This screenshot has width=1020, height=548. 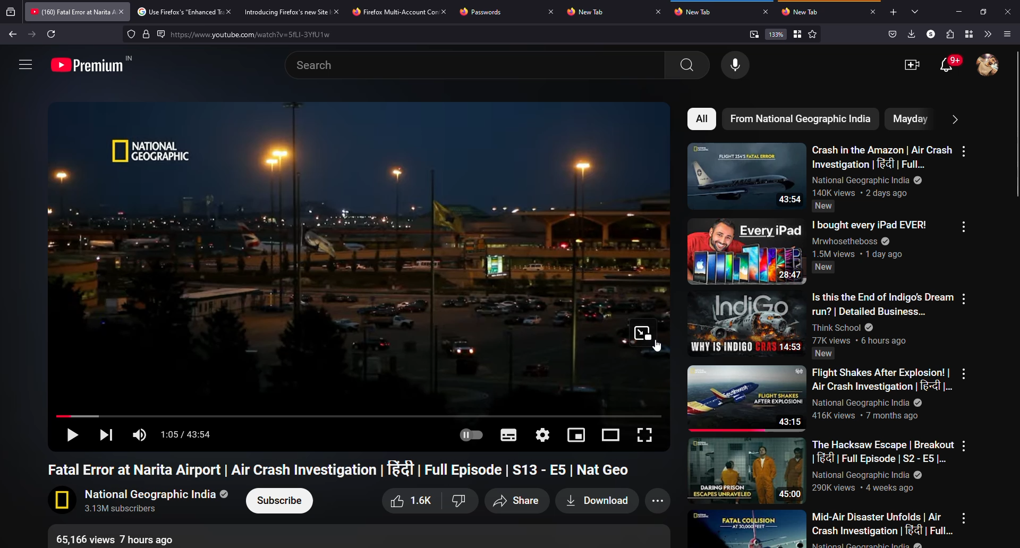 I want to click on Indicates video is new, so click(x=823, y=267).